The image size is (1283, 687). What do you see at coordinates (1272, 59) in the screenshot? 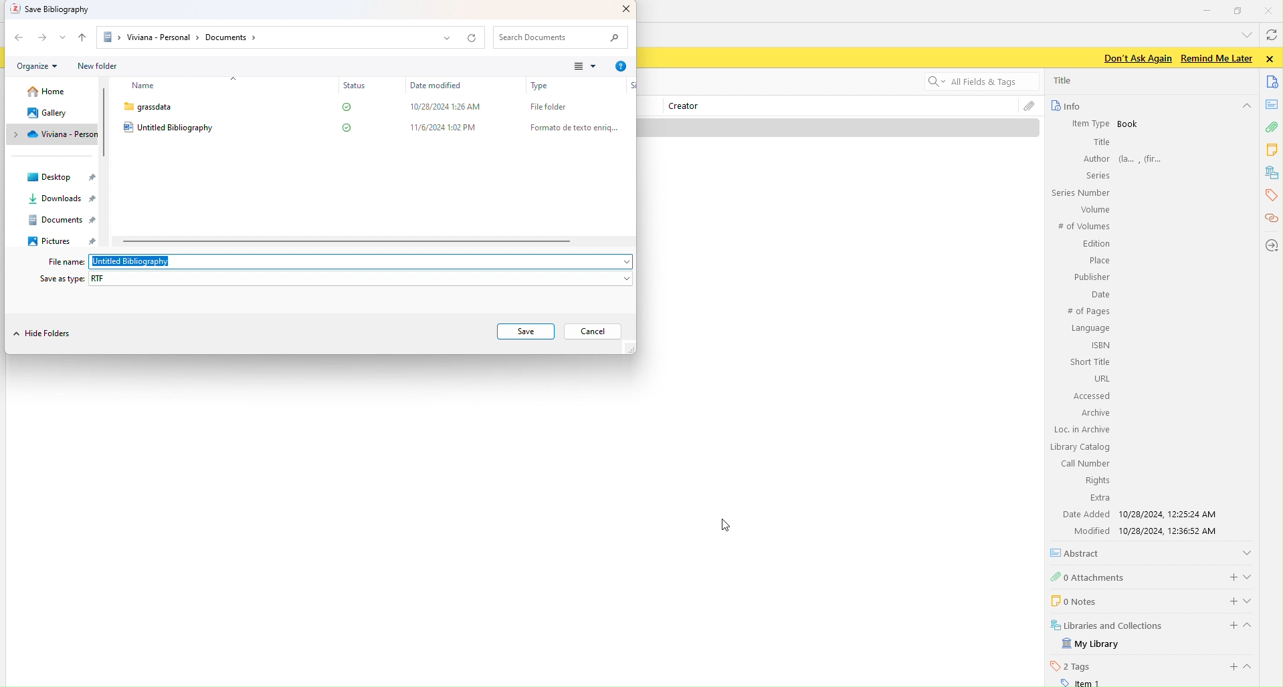
I see `close` at bounding box center [1272, 59].